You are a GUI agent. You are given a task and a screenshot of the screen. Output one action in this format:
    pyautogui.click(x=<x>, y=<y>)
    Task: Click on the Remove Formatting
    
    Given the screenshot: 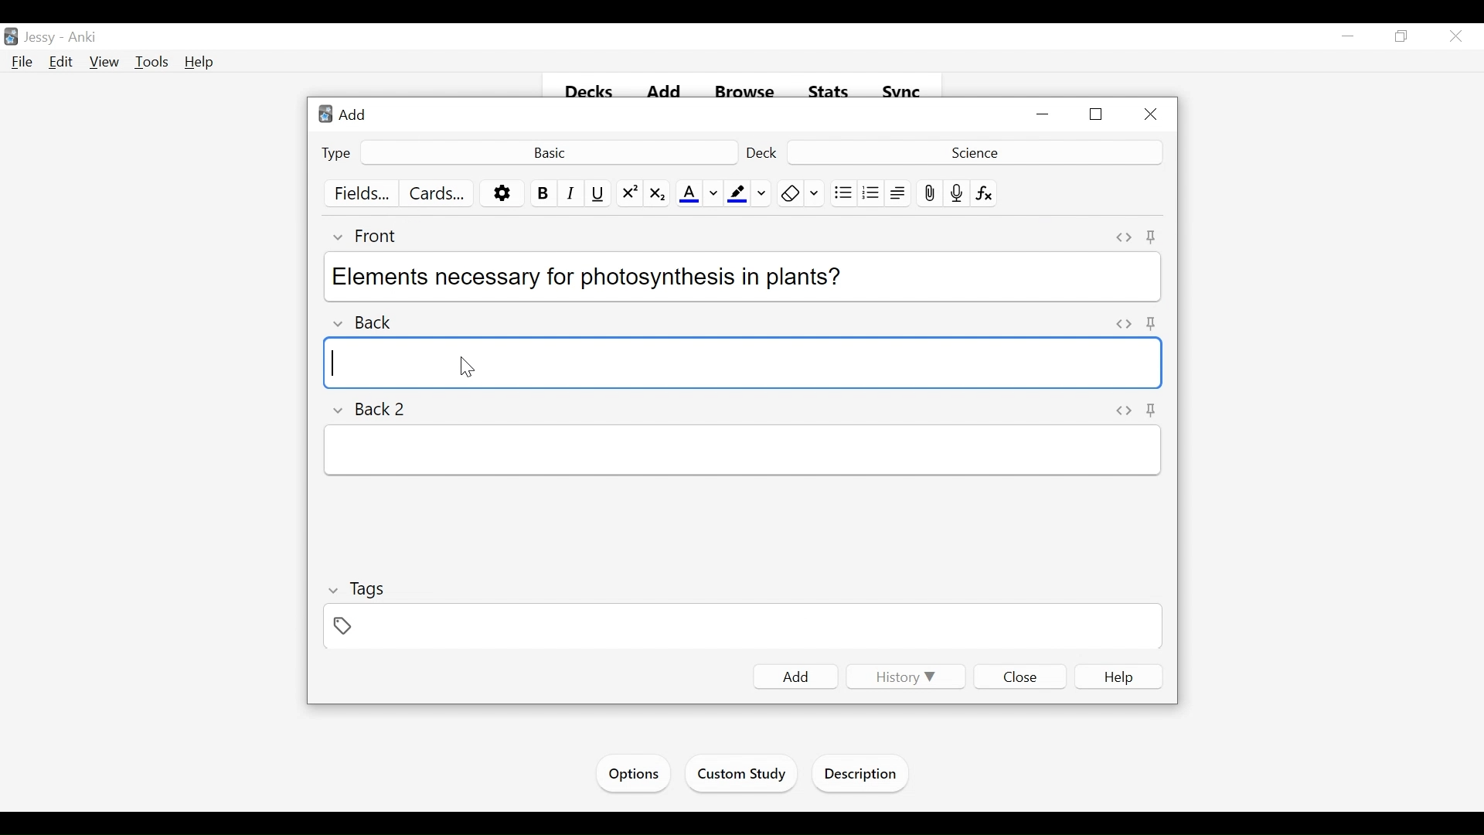 What is the action you would take?
    pyautogui.click(x=790, y=193)
    